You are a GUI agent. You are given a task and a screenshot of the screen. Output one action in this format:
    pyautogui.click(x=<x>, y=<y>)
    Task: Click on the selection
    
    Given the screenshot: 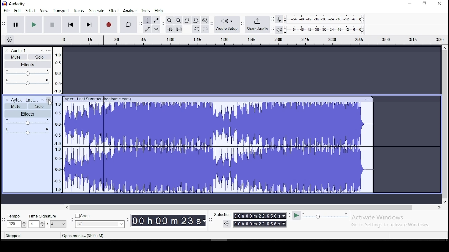 What is the action you would take?
    pyautogui.click(x=260, y=220)
    